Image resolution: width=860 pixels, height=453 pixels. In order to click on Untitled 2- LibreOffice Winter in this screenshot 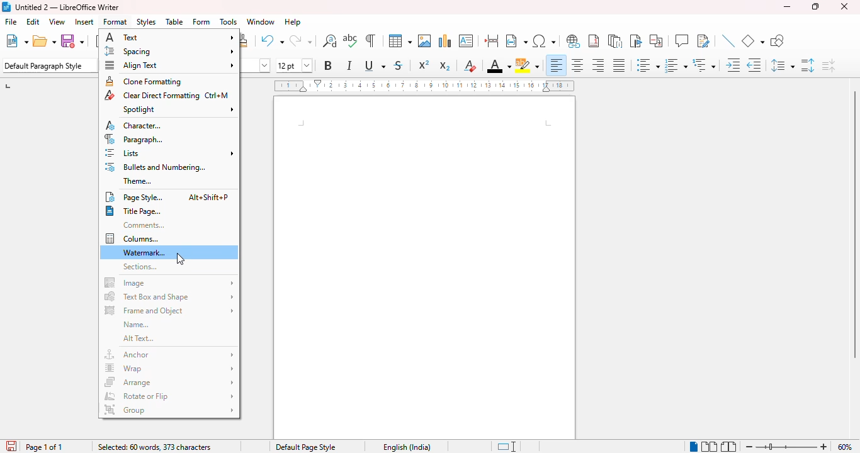, I will do `click(67, 7)`.